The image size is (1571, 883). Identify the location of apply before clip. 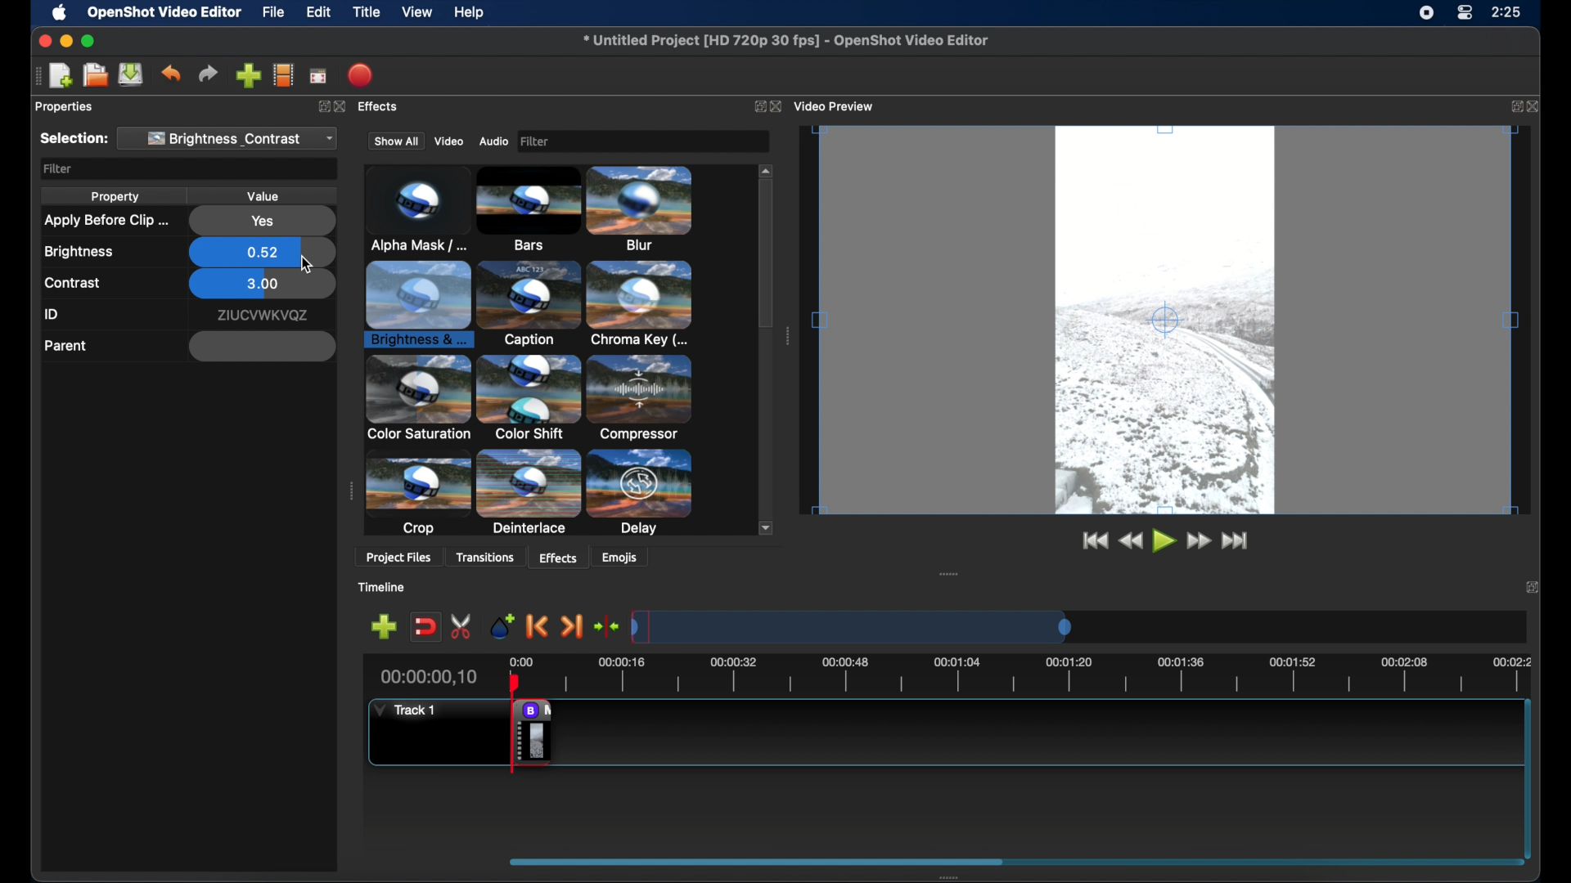
(105, 221).